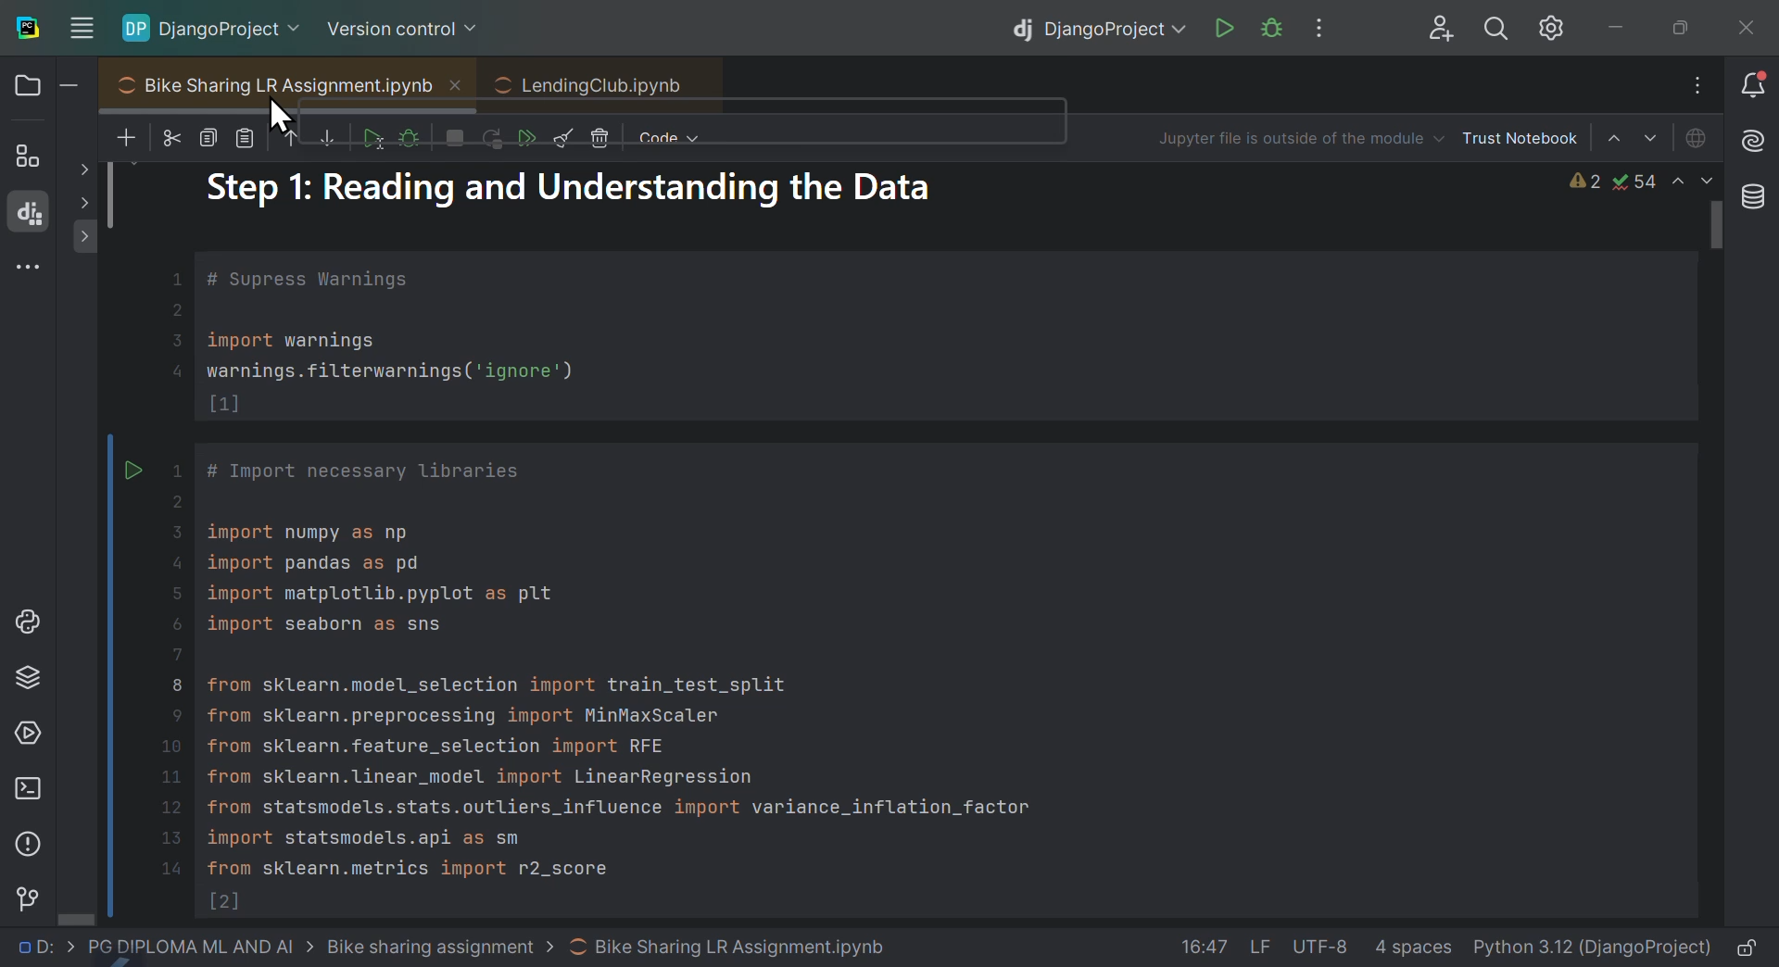  Describe the element at coordinates (28, 842) in the screenshot. I see `Problems` at that location.